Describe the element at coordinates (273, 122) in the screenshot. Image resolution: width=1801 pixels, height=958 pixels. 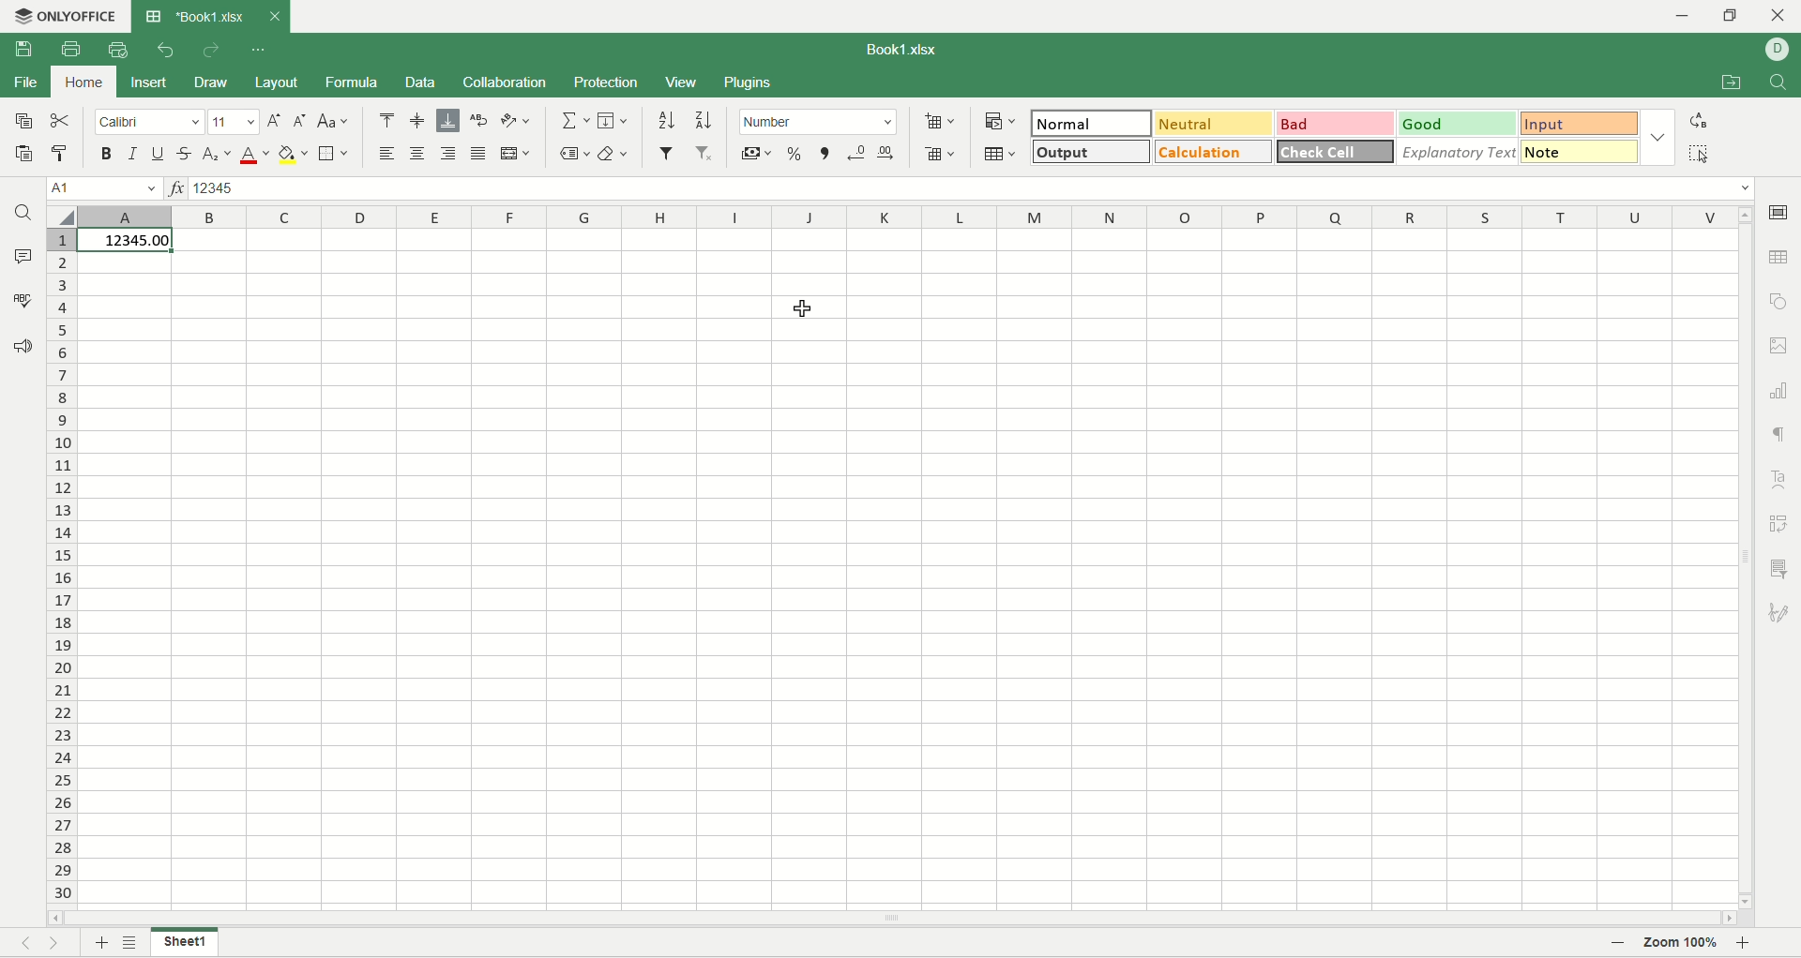
I see `incerase font size` at that location.